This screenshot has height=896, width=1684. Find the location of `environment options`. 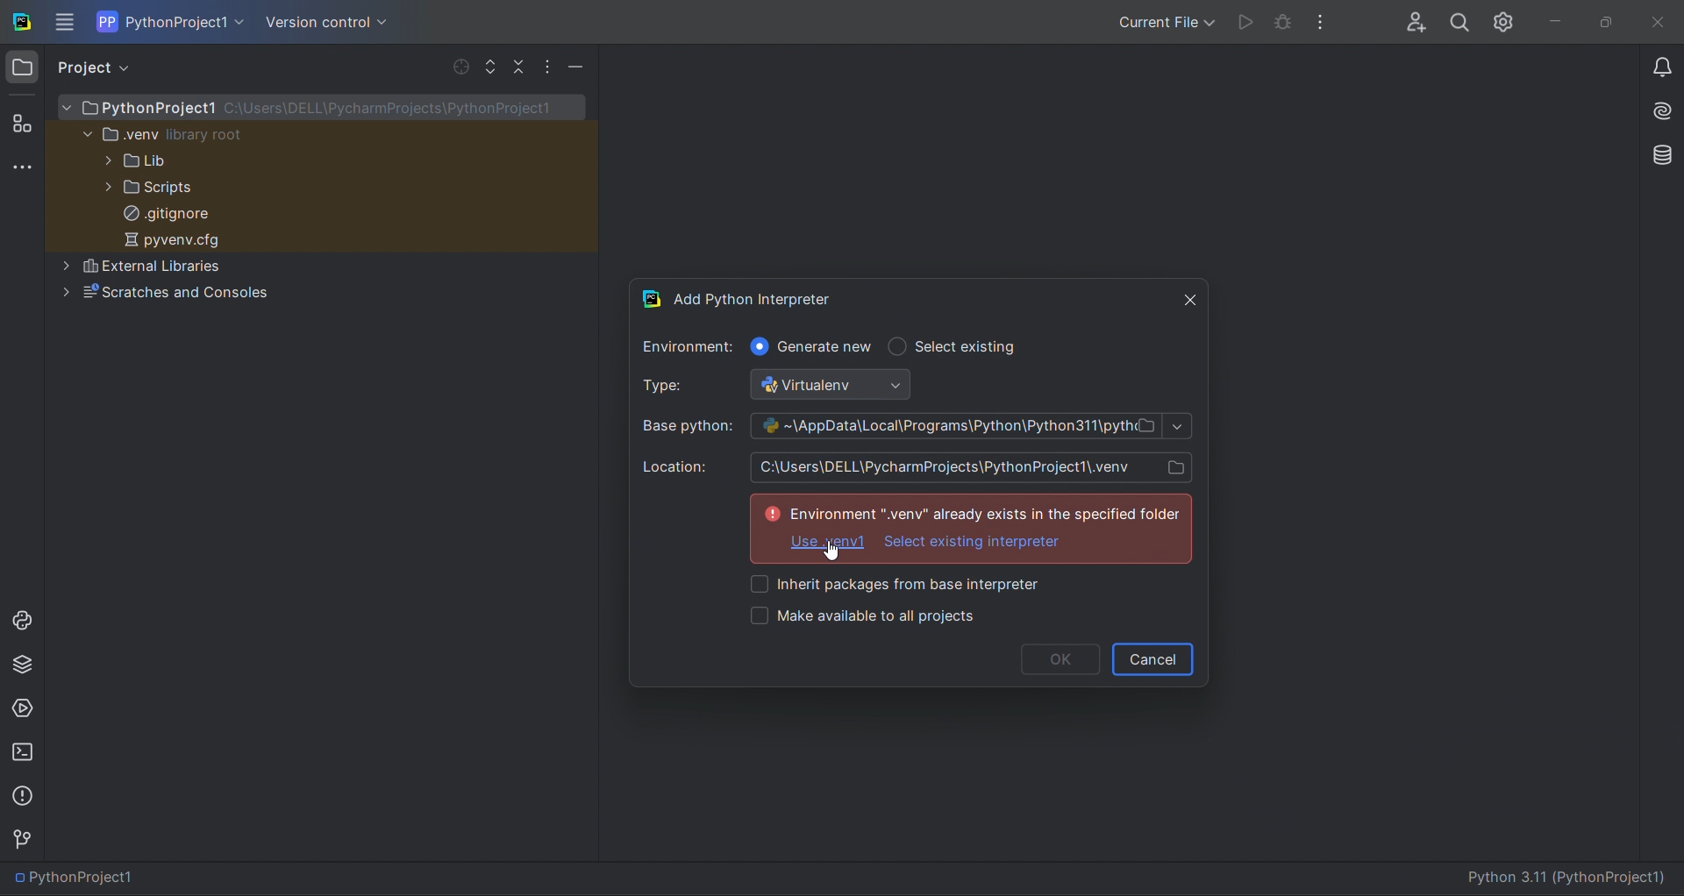

environment options is located at coordinates (835, 346).